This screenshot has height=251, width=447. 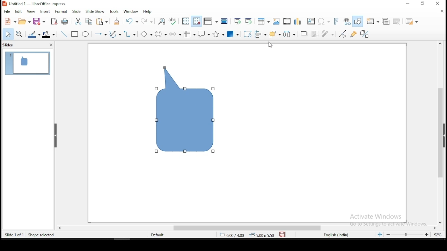 What do you see at coordinates (9, 21) in the screenshot?
I see `new` at bounding box center [9, 21].